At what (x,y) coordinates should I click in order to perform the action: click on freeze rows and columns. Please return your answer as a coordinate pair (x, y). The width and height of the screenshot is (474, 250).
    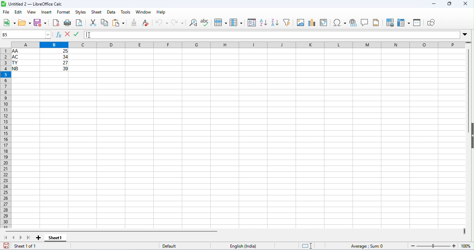
    Looking at the image, I should click on (404, 23).